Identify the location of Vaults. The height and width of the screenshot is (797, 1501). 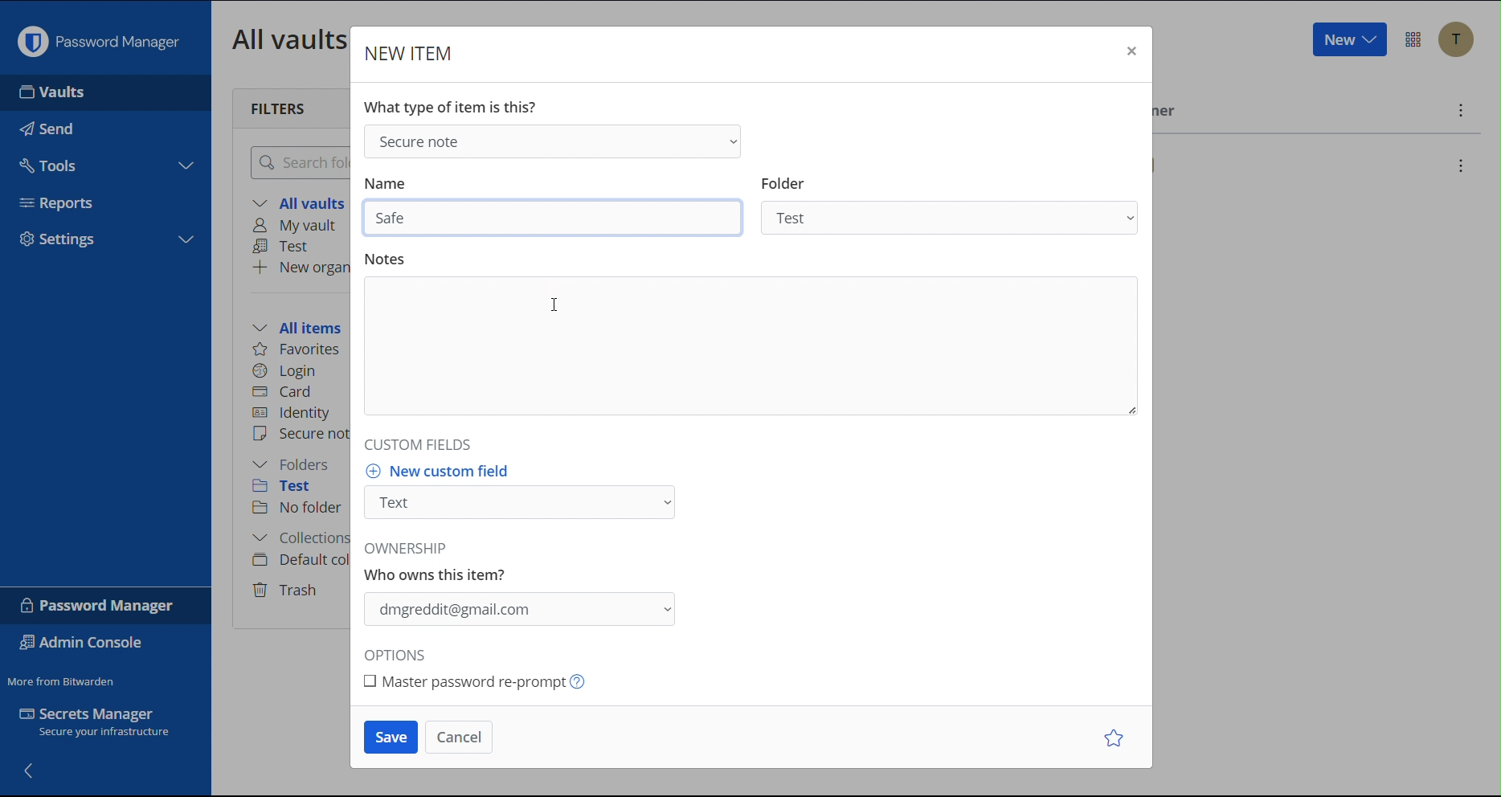
(103, 92).